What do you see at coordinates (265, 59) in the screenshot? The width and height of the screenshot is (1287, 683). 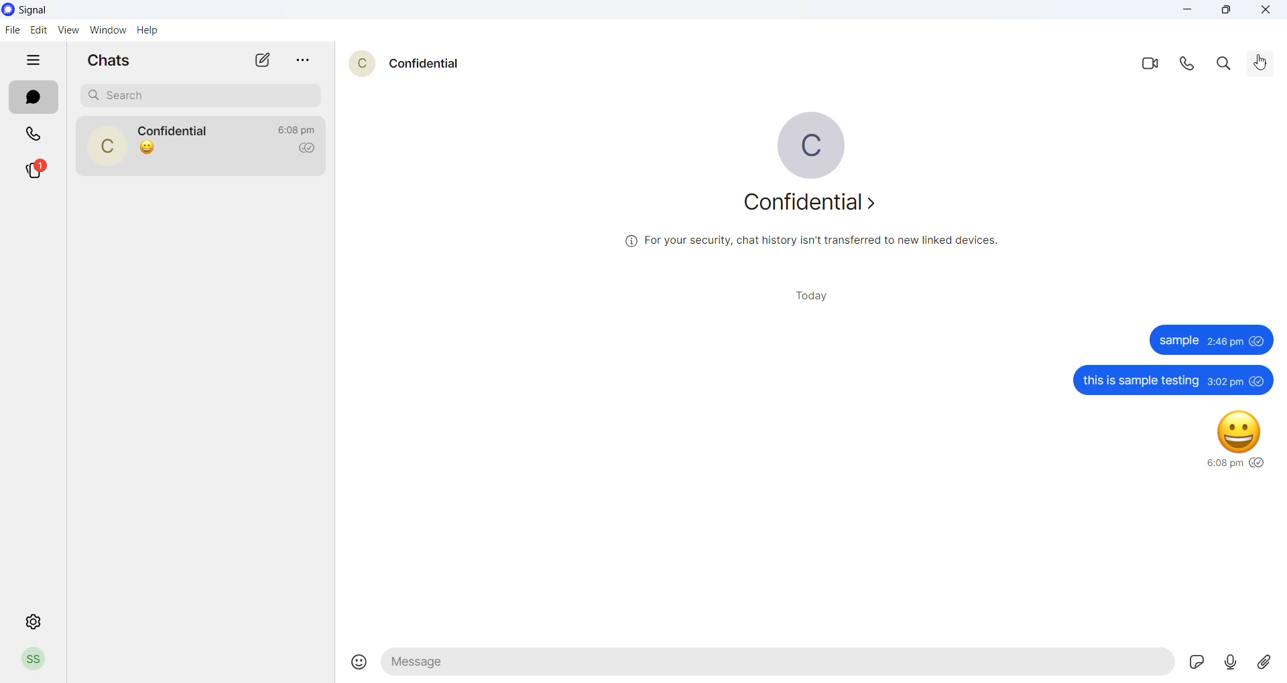 I see `new chat` at bounding box center [265, 59].